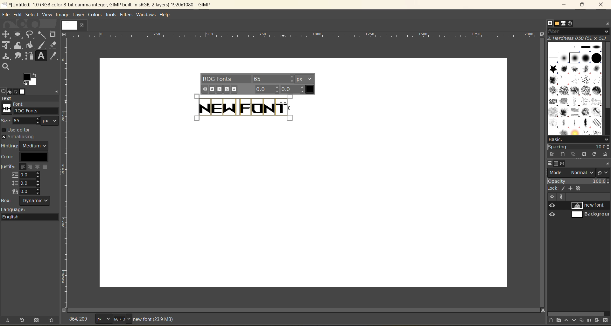  What do you see at coordinates (607, 76) in the screenshot?
I see `vertical scroll bar` at bounding box center [607, 76].